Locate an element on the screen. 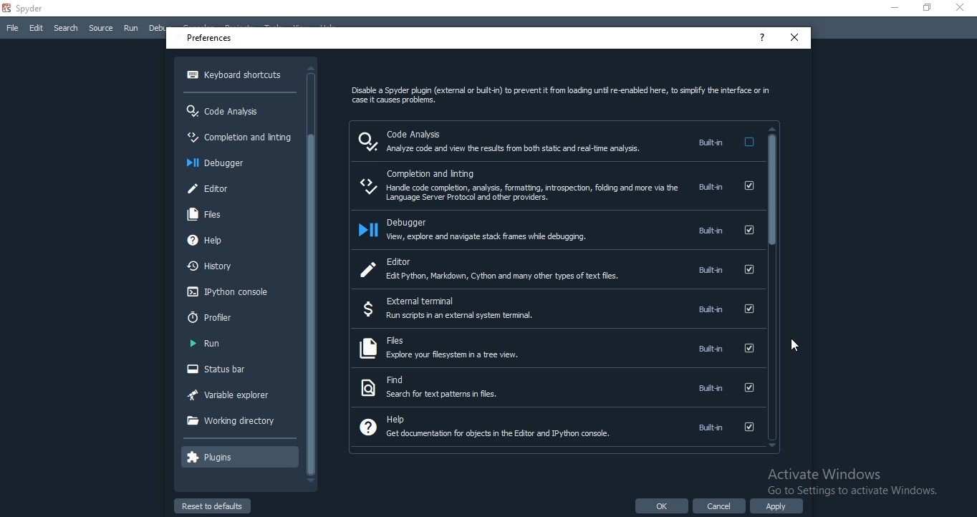 The image size is (977, 517). Search is located at coordinates (67, 28).